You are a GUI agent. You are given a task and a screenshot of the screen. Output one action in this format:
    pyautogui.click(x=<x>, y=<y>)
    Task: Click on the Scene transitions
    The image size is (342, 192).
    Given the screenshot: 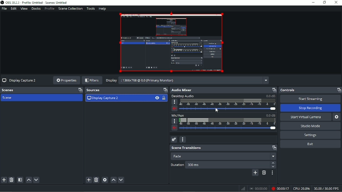 What is the action you would take?
    pyautogui.click(x=224, y=148)
    